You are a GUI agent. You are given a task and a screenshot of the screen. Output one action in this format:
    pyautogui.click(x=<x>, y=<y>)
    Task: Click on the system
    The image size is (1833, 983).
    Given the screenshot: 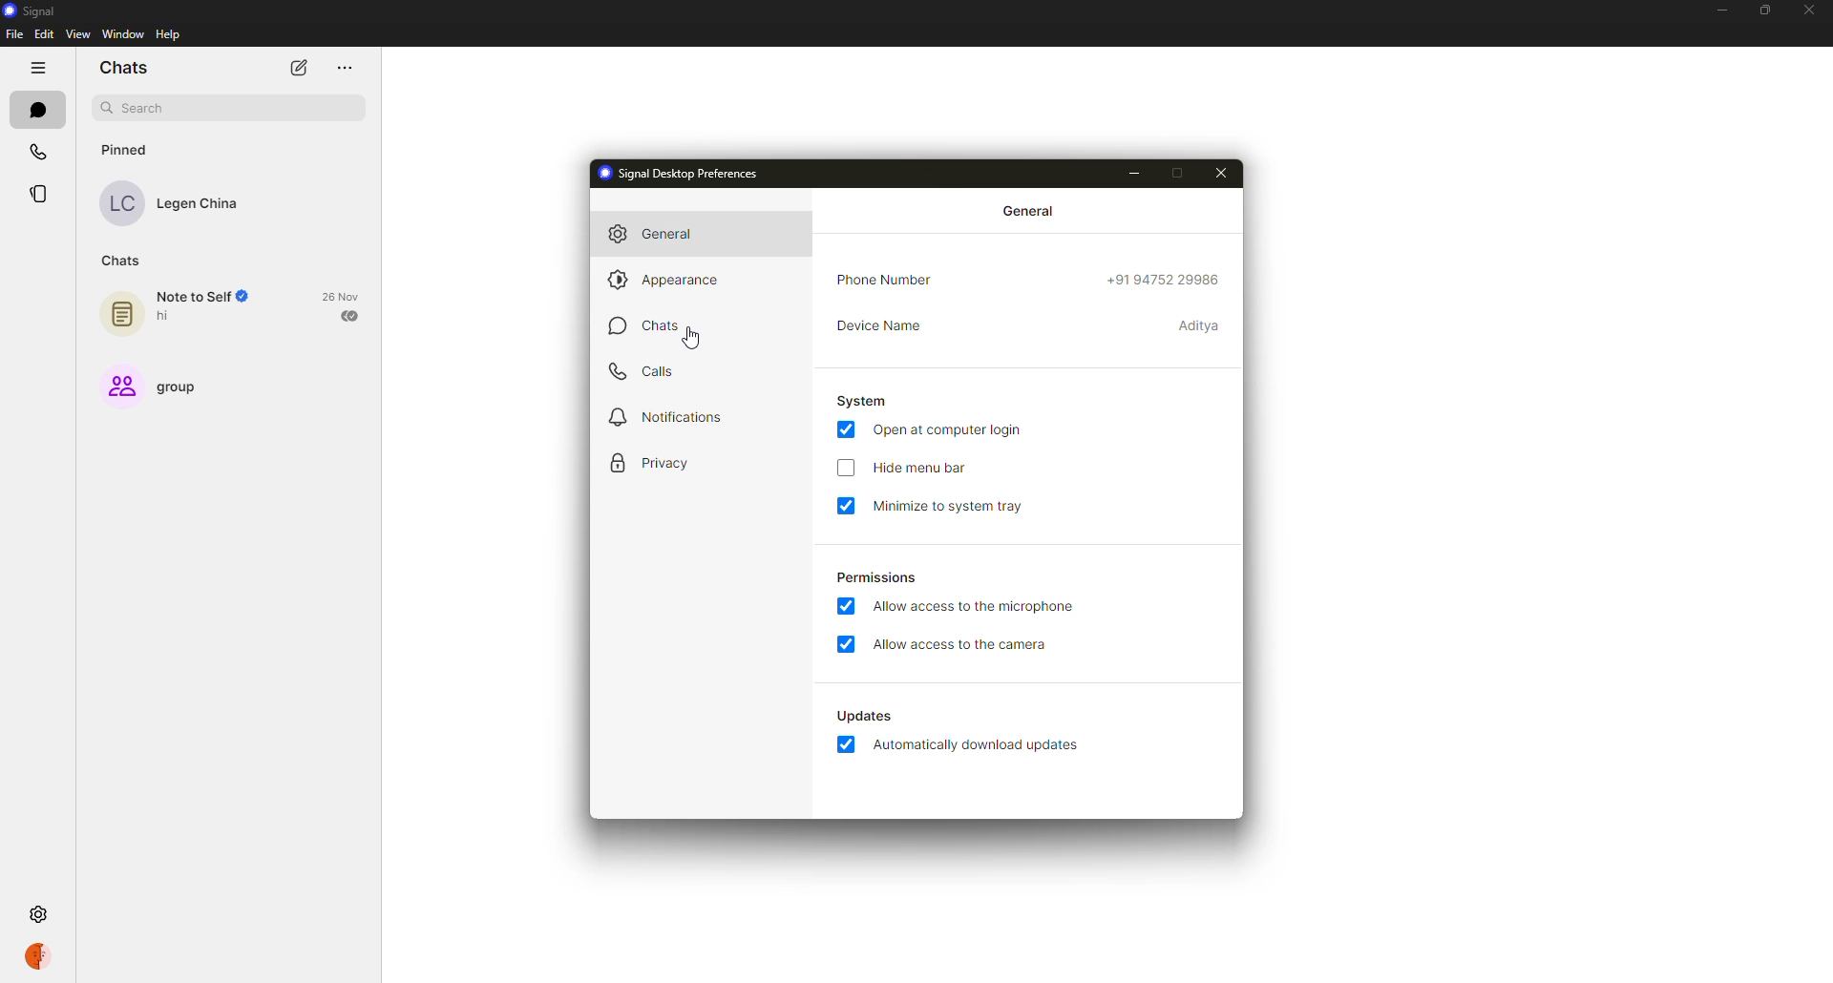 What is the action you would take?
    pyautogui.click(x=863, y=400)
    